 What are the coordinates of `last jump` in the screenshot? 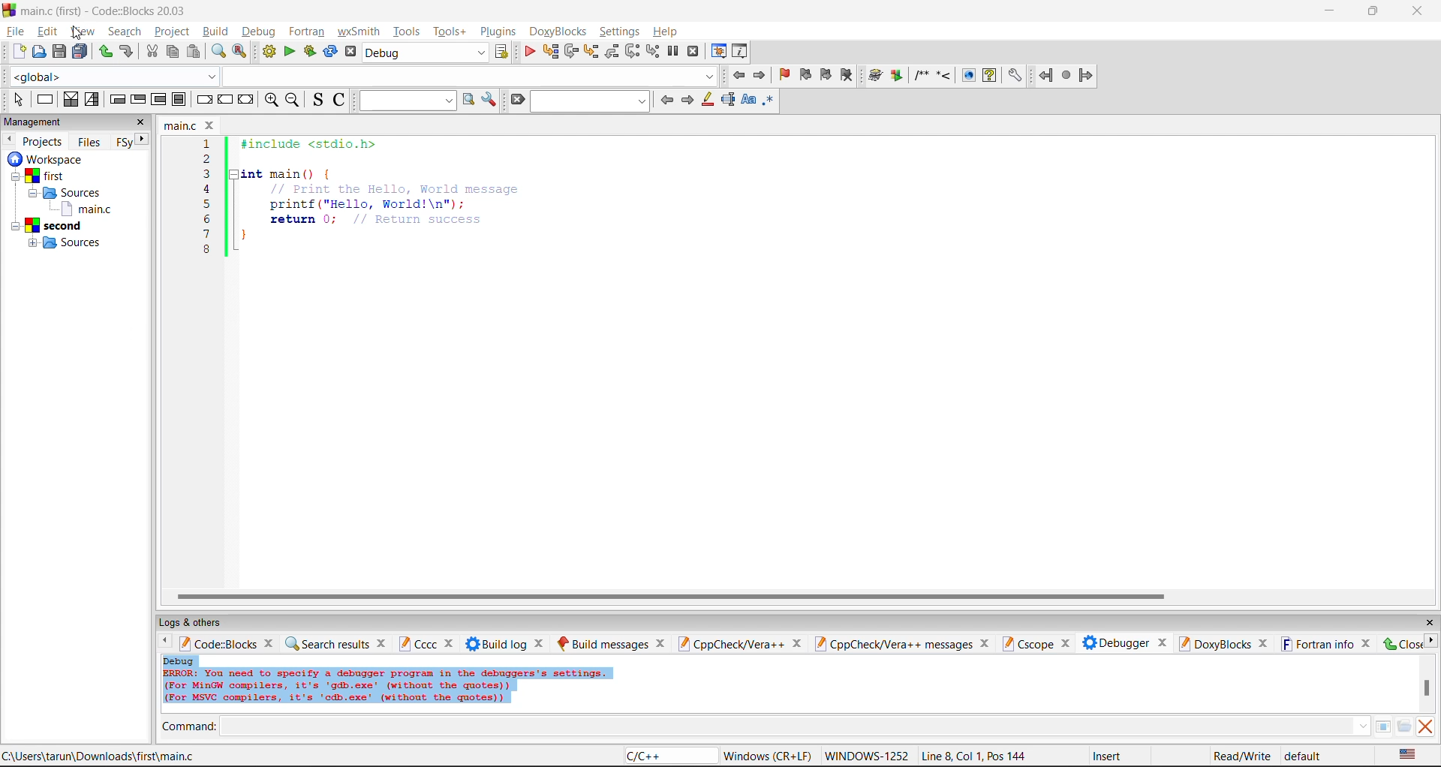 It's located at (1068, 75).